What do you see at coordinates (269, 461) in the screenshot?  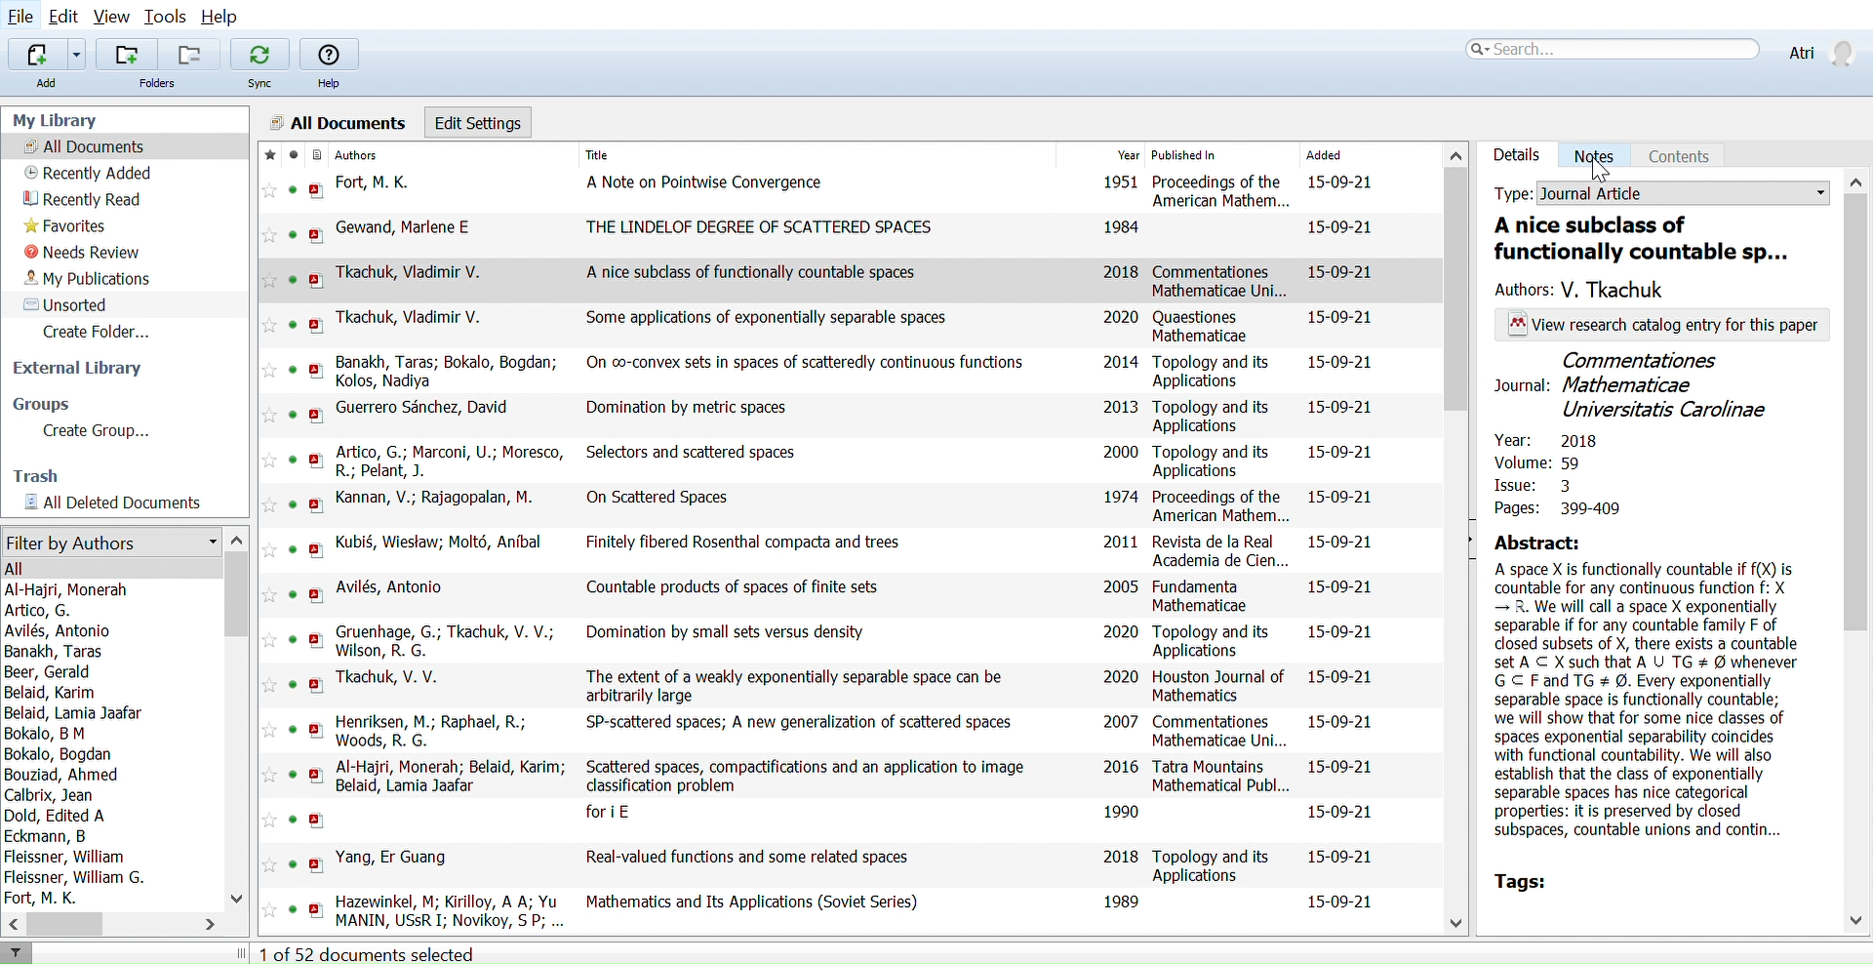 I see `Add this reference to favorites` at bounding box center [269, 461].